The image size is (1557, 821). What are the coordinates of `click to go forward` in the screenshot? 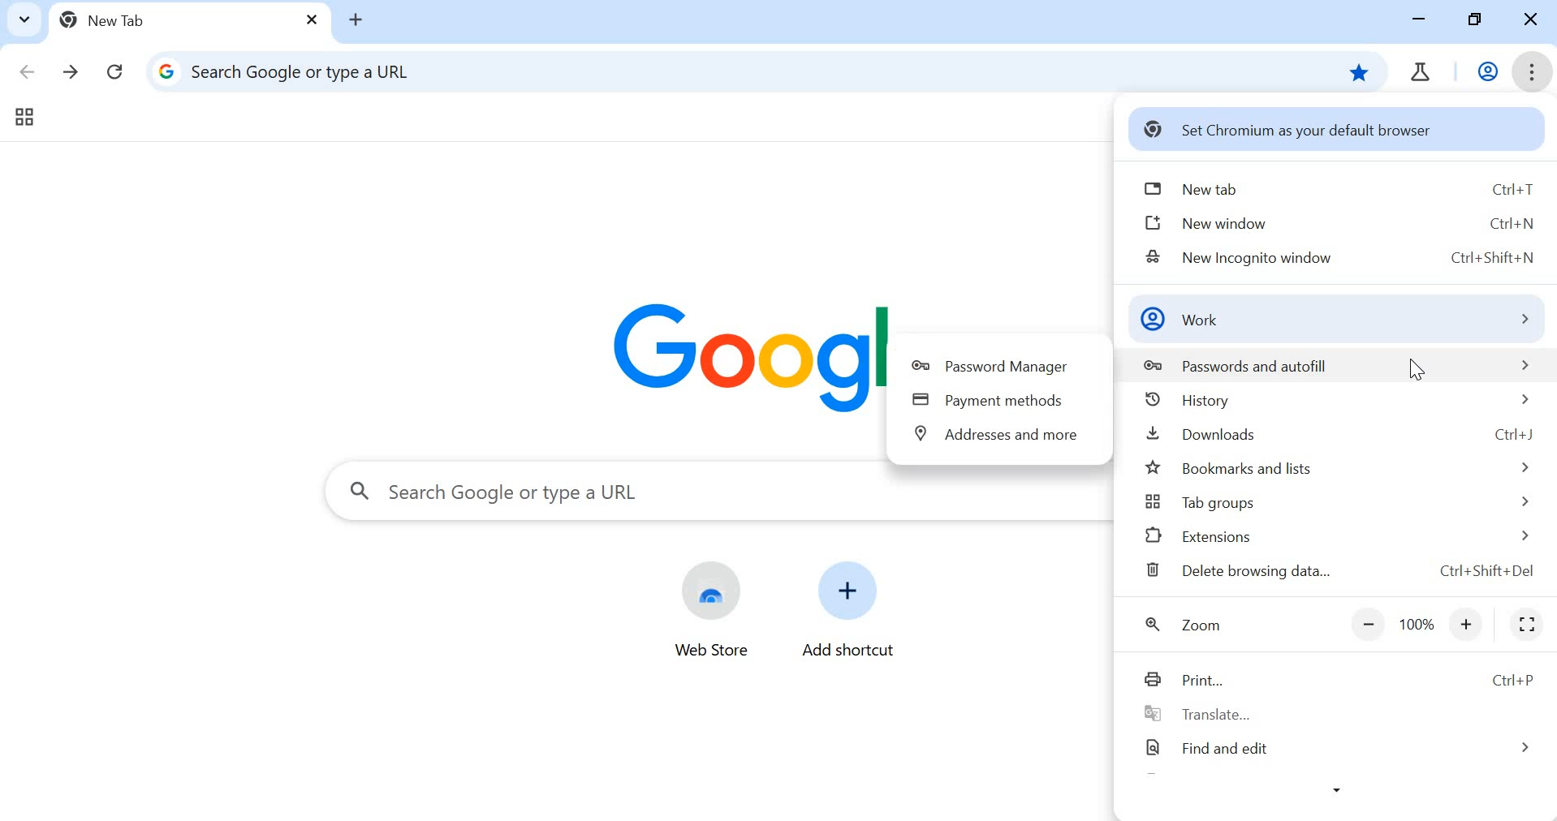 It's located at (72, 74).